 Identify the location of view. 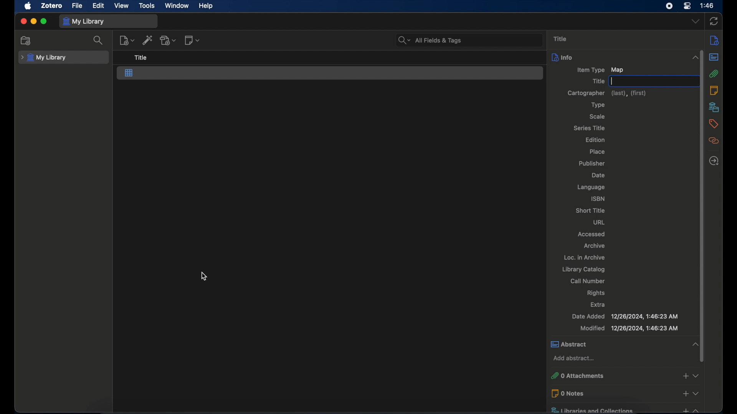
(122, 6).